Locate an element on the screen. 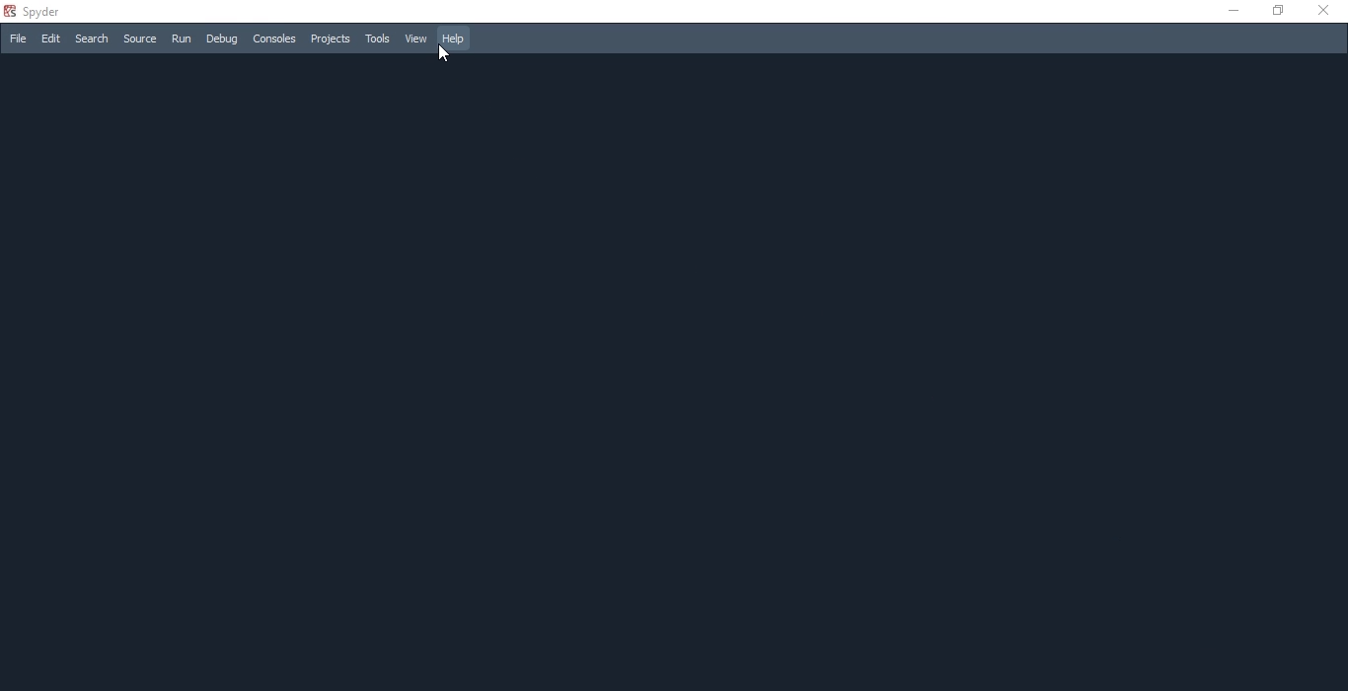 The width and height of the screenshot is (1348, 691). Debug is located at coordinates (220, 38).